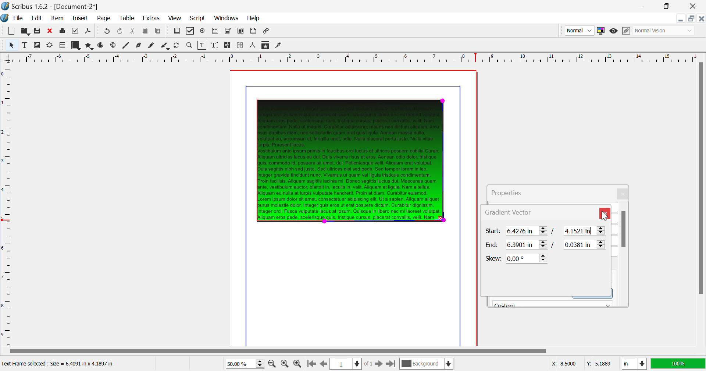 The width and height of the screenshot is (706, 371). I want to click on Zoom to 100%, so click(285, 364).